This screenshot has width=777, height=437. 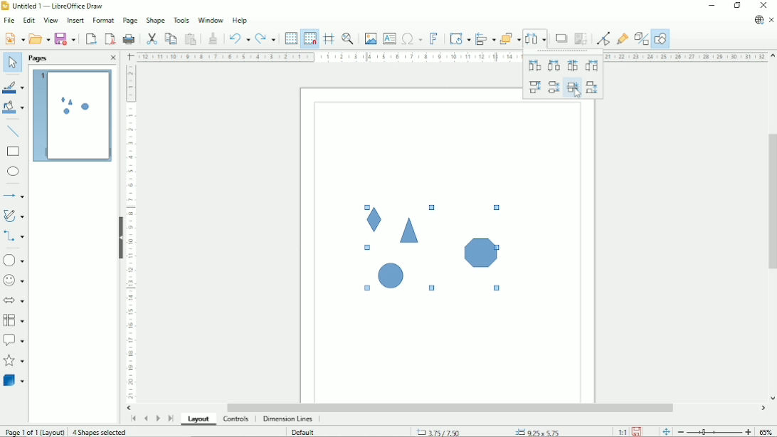 I want to click on Horizontal scroll button, so click(x=763, y=408).